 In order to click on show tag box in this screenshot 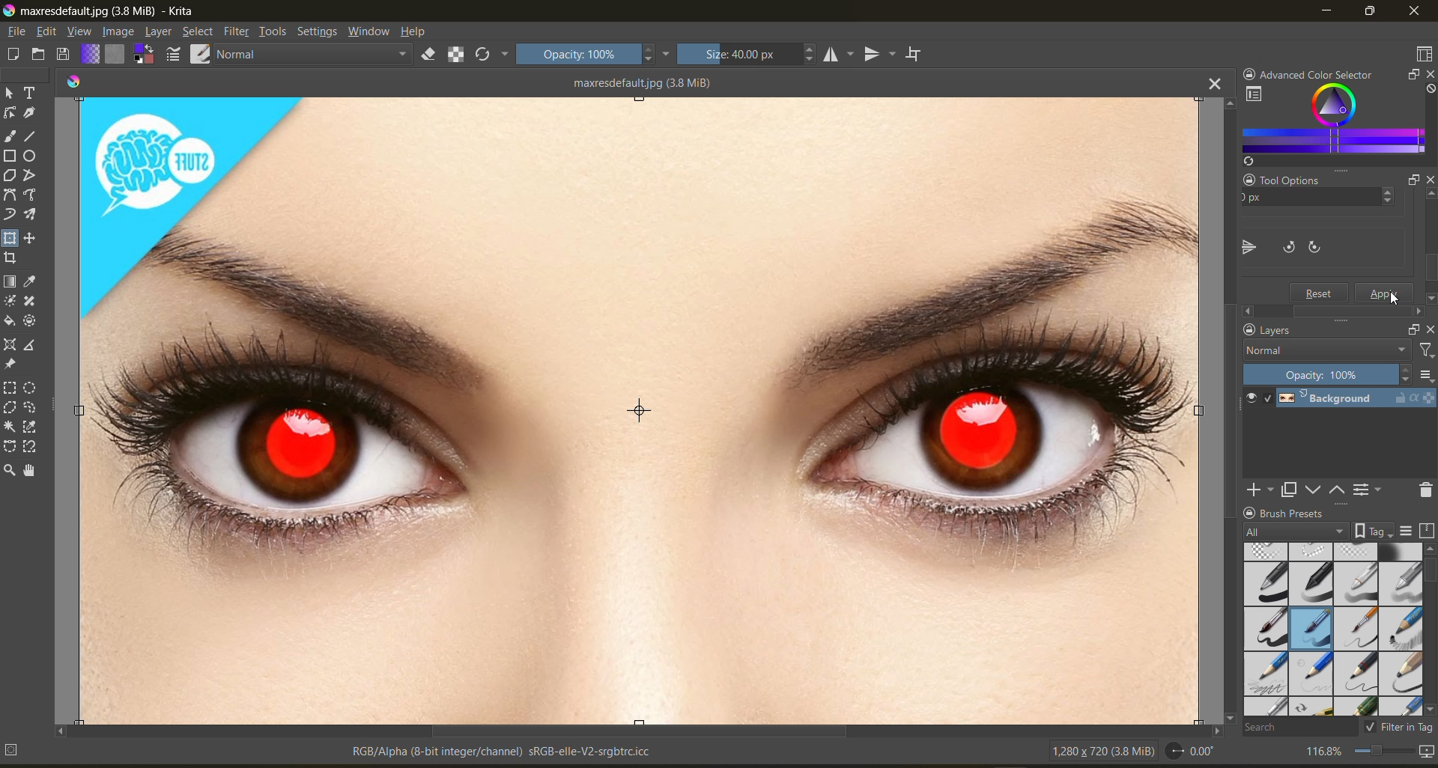, I will do `click(1374, 531)`.